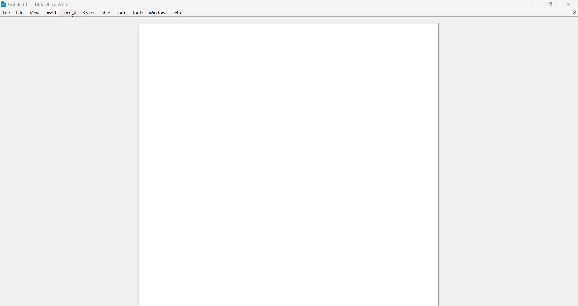 The width and height of the screenshot is (578, 306). What do you see at coordinates (176, 13) in the screenshot?
I see `help` at bounding box center [176, 13].